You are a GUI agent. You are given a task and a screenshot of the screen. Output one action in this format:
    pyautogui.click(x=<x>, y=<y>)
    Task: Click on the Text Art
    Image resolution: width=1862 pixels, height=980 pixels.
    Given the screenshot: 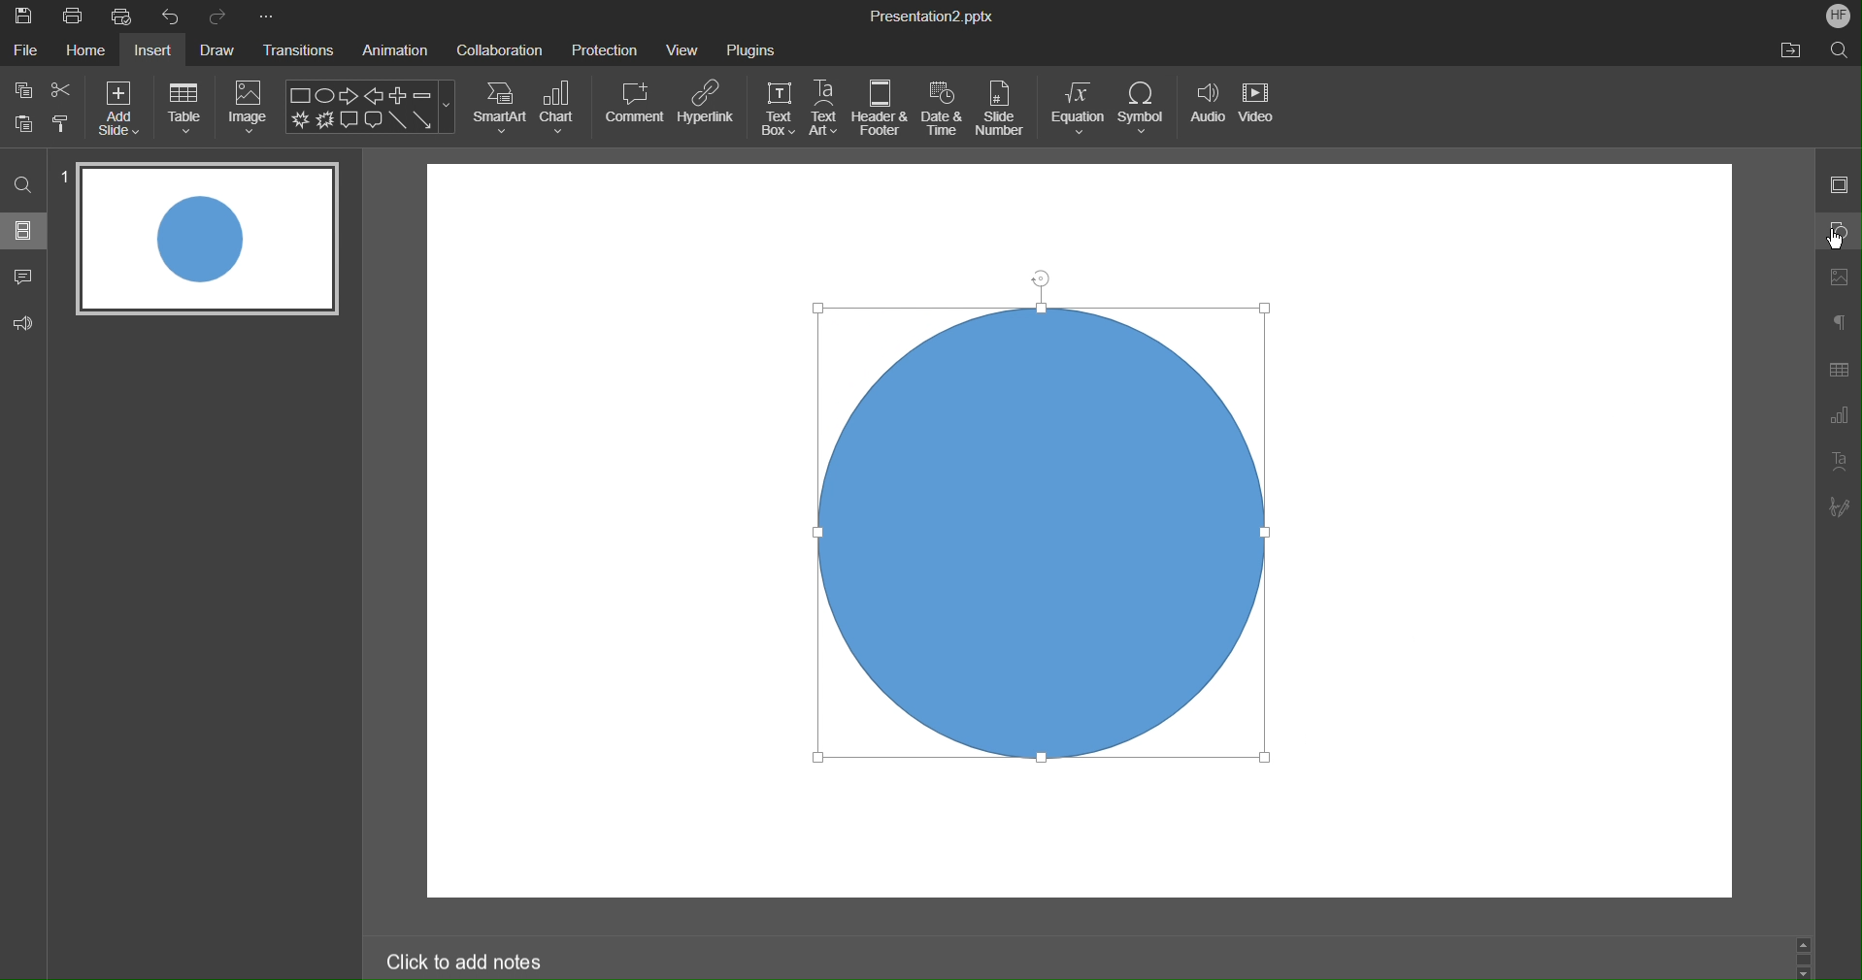 What is the action you would take?
    pyautogui.click(x=1841, y=467)
    